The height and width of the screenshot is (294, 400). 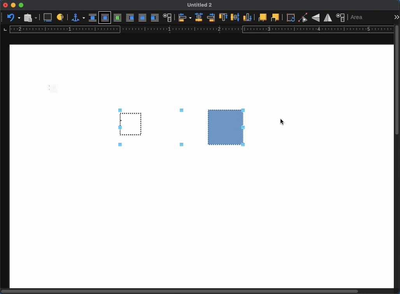 What do you see at coordinates (142, 18) in the screenshot?
I see `through` at bounding box center [142, 18].